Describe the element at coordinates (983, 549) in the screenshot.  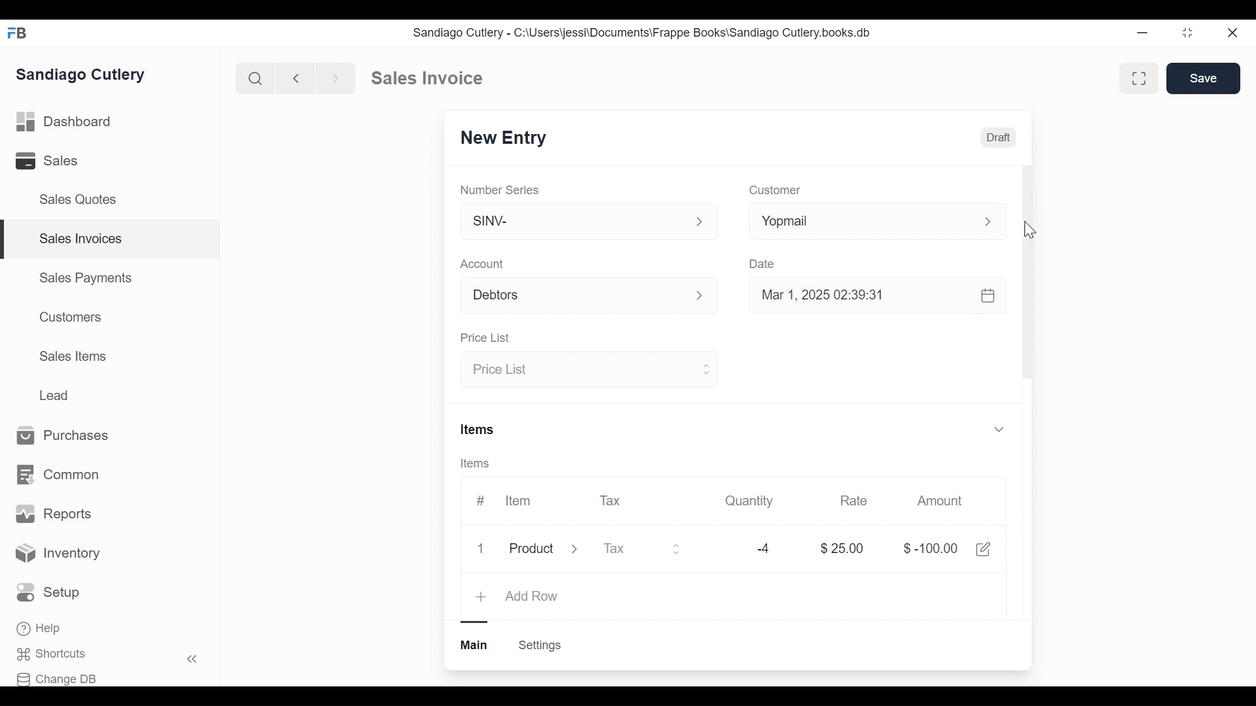
I see `Edit` at that location.